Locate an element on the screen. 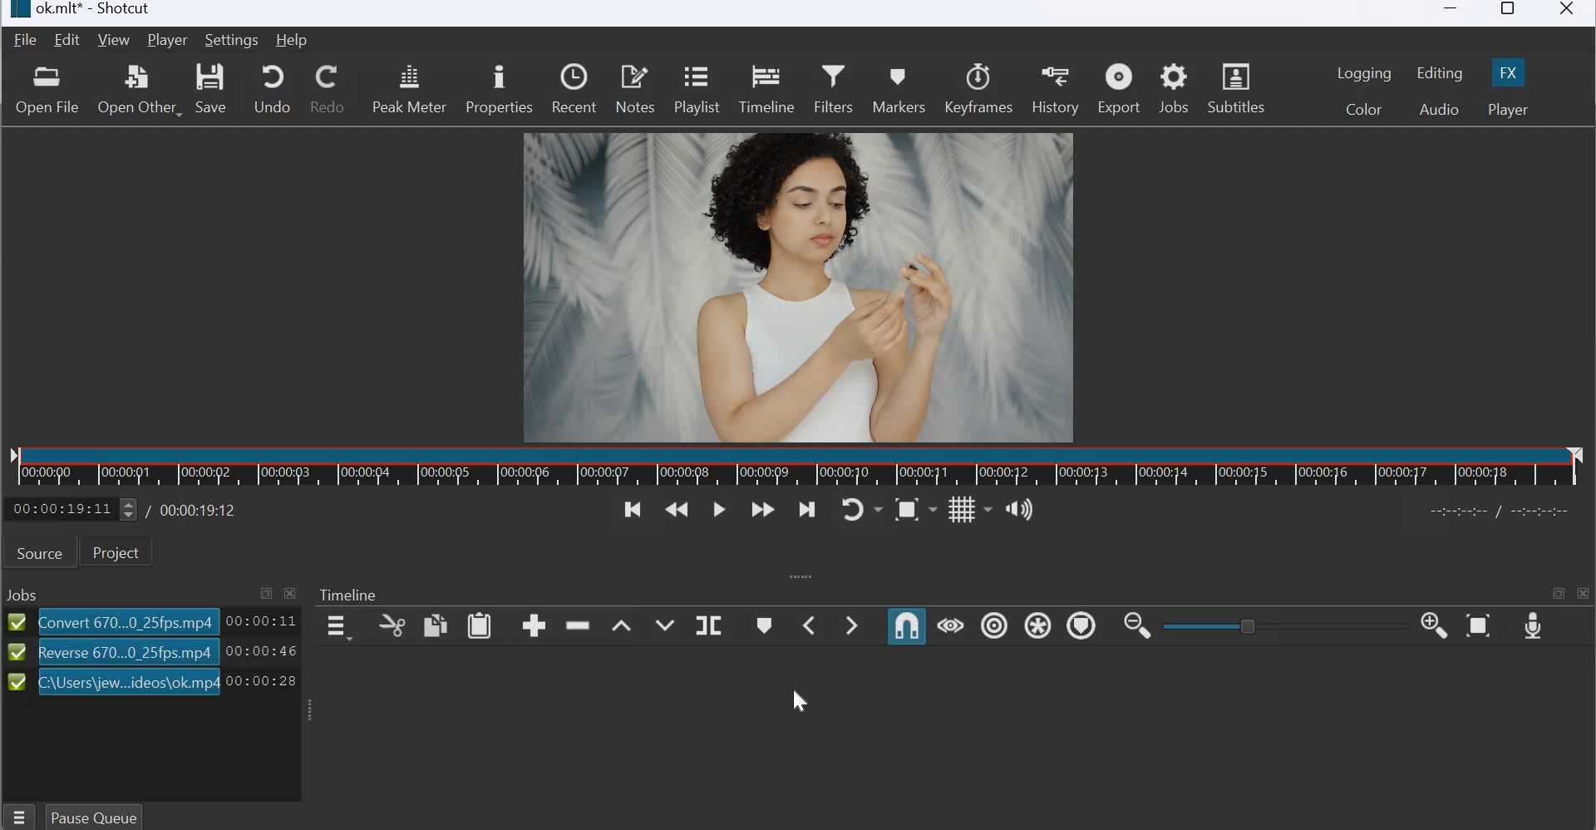  Zoom Timeline in is located at coordinates (1433, 626).